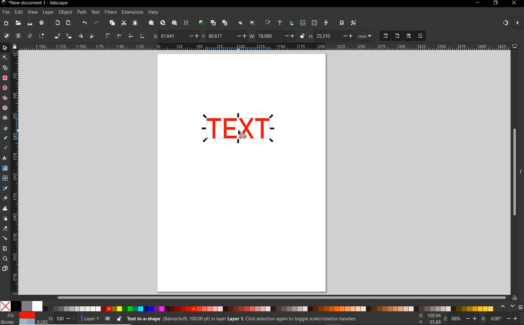 Image resolution: width=524 pixels, height=325 pixels. What do you see at coordinates (112, 36) in the screenshot?
I see `raise selection` at bounding box center [112, 36].